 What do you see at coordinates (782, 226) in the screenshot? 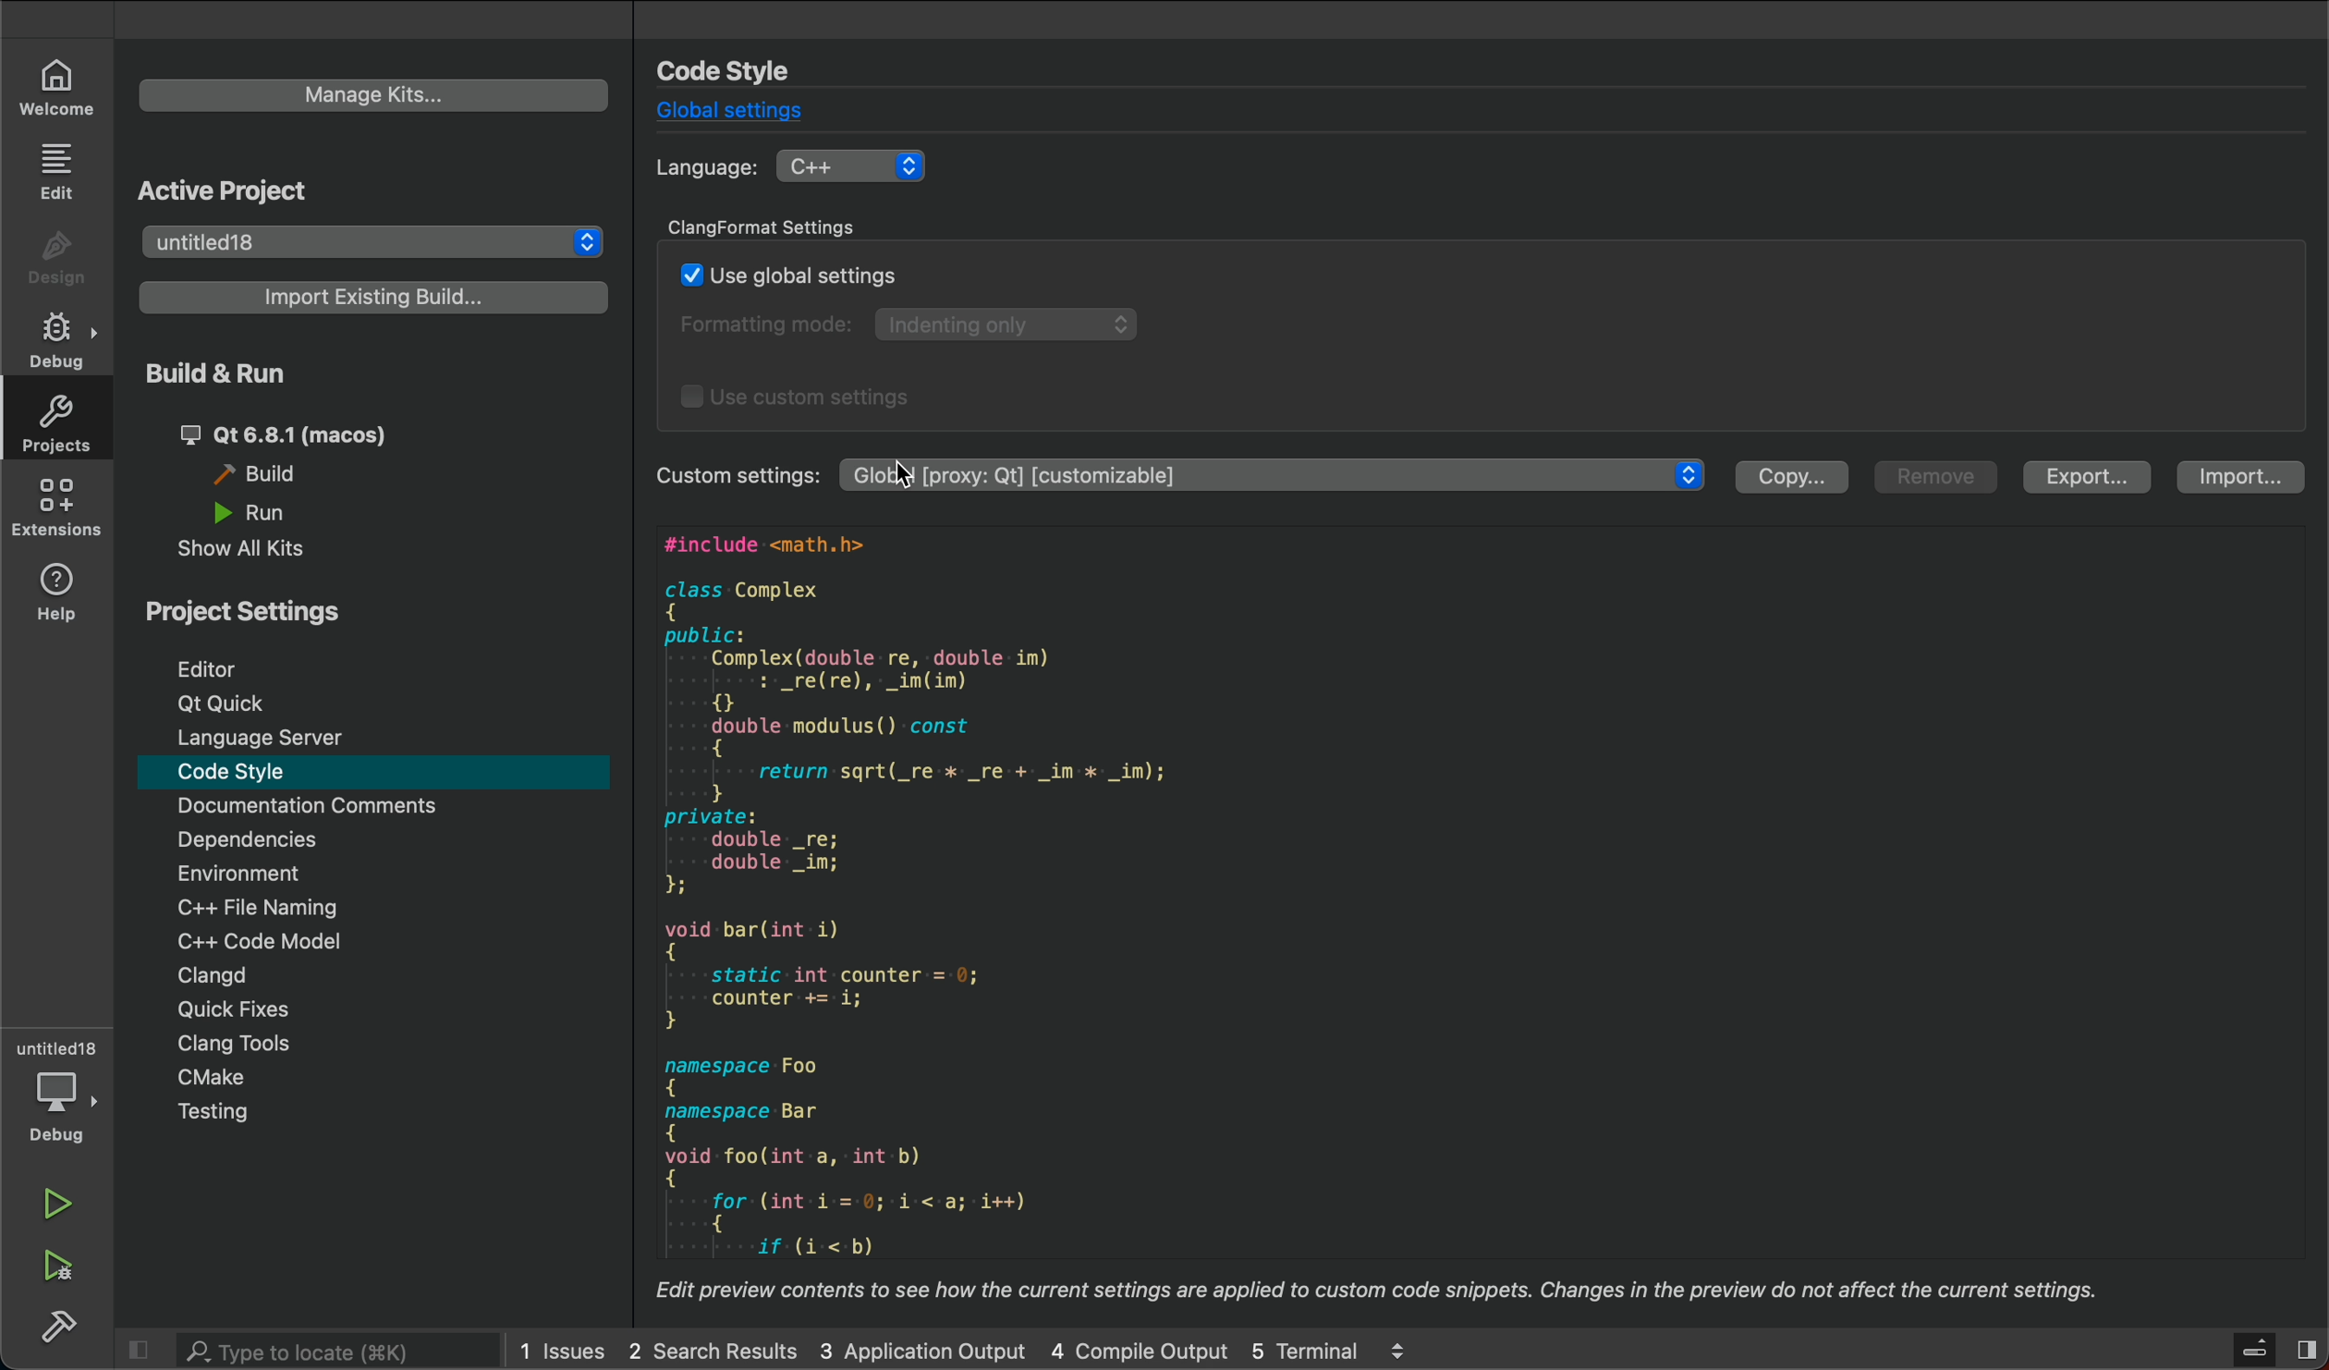
I see `clang format settings` at bounding box center [782, 226].